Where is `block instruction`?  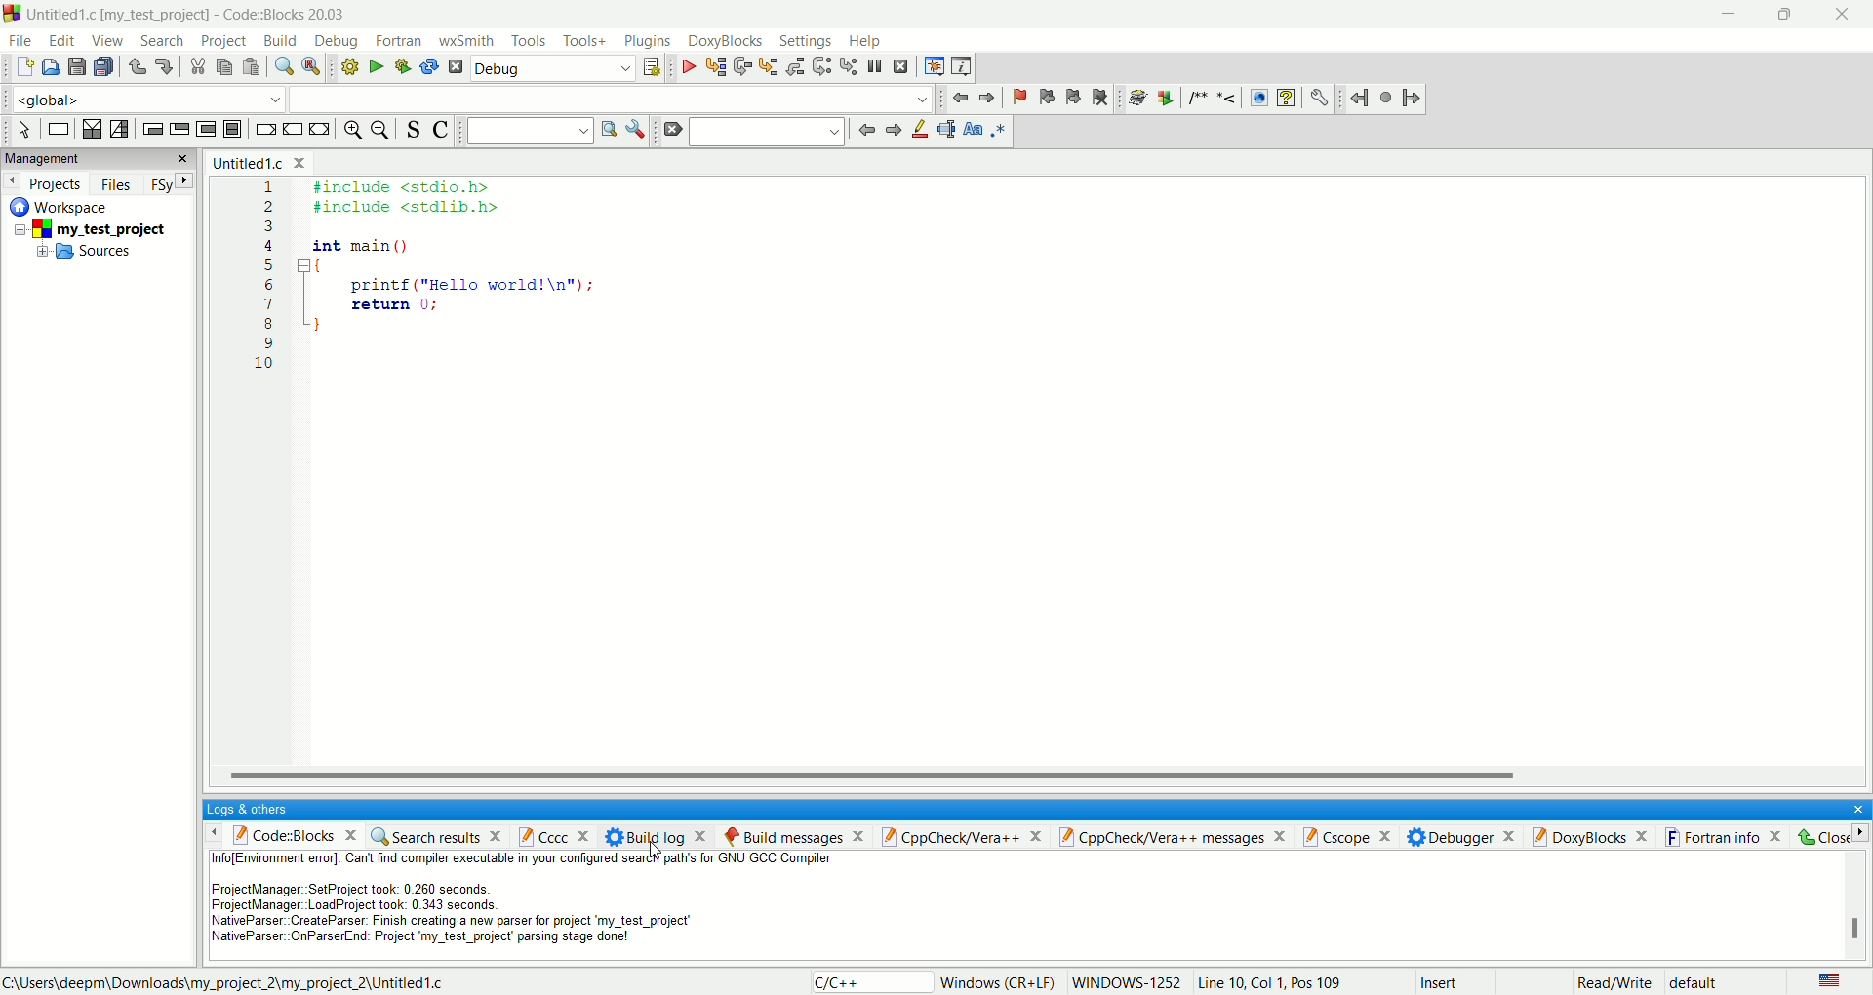 block instruction is located at coordinates (234, 129).